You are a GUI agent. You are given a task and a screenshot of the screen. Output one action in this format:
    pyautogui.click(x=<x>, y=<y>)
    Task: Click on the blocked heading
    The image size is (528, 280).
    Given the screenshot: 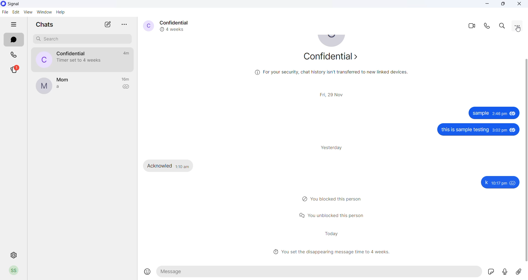 What is the action you would take?
    pyautogui.click(x=335, y=199)
    